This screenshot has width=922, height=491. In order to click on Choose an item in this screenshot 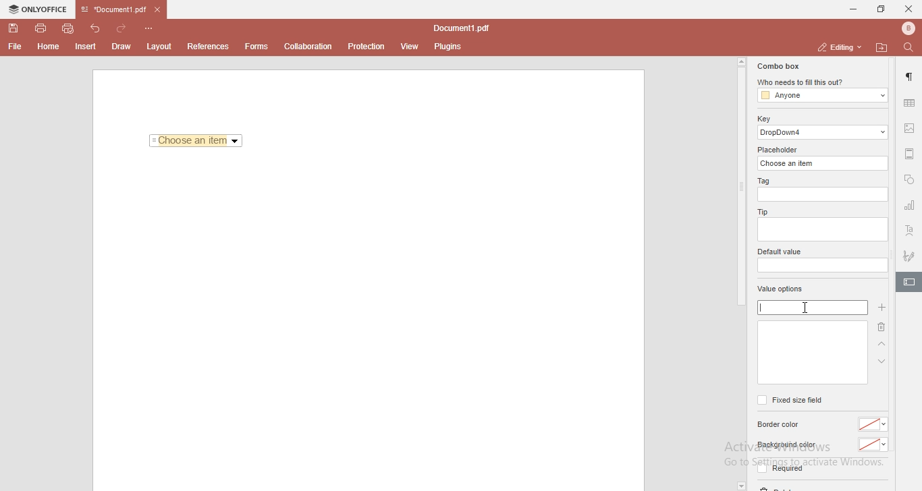, I will do `click(196, 142)`.